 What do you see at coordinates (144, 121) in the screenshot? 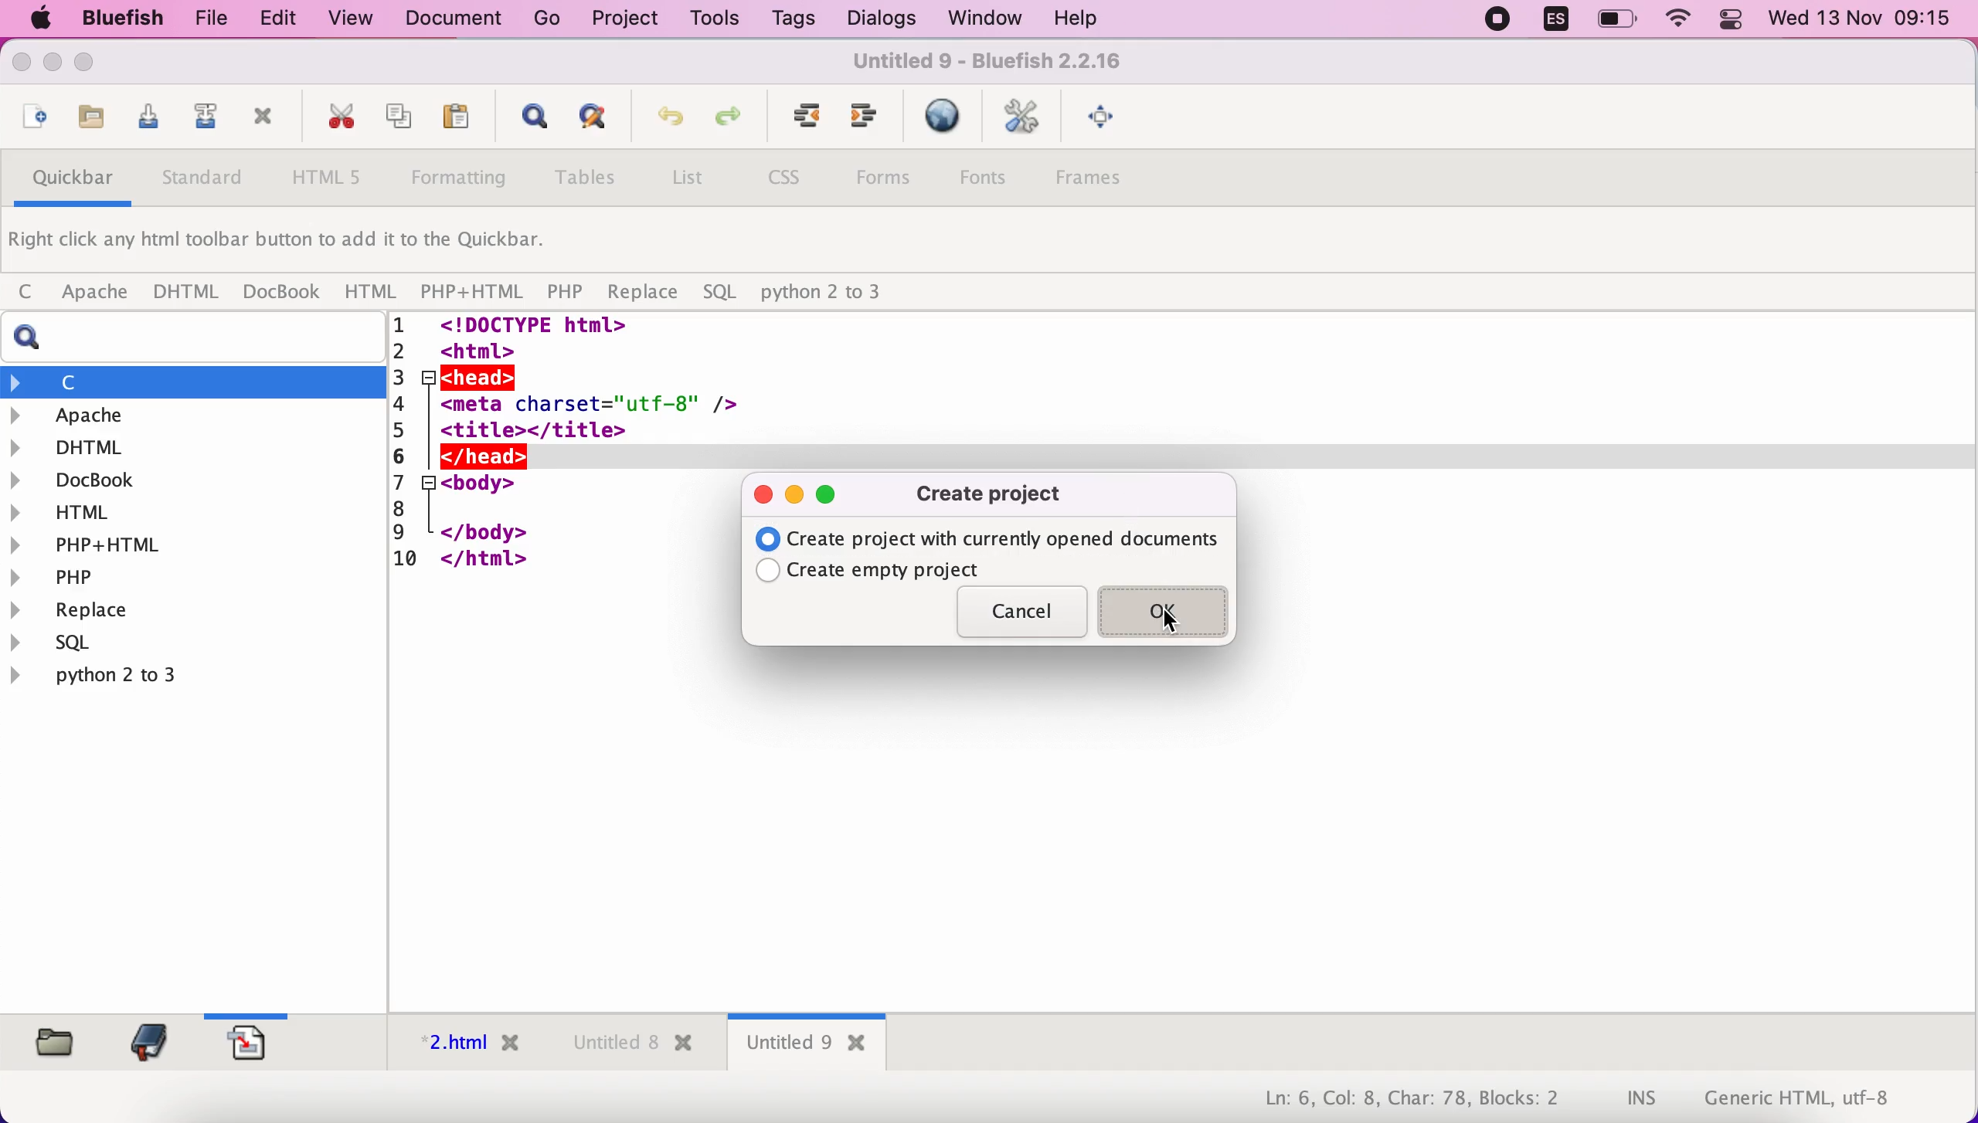
I see `save current file` at bounding box center [144, 121].